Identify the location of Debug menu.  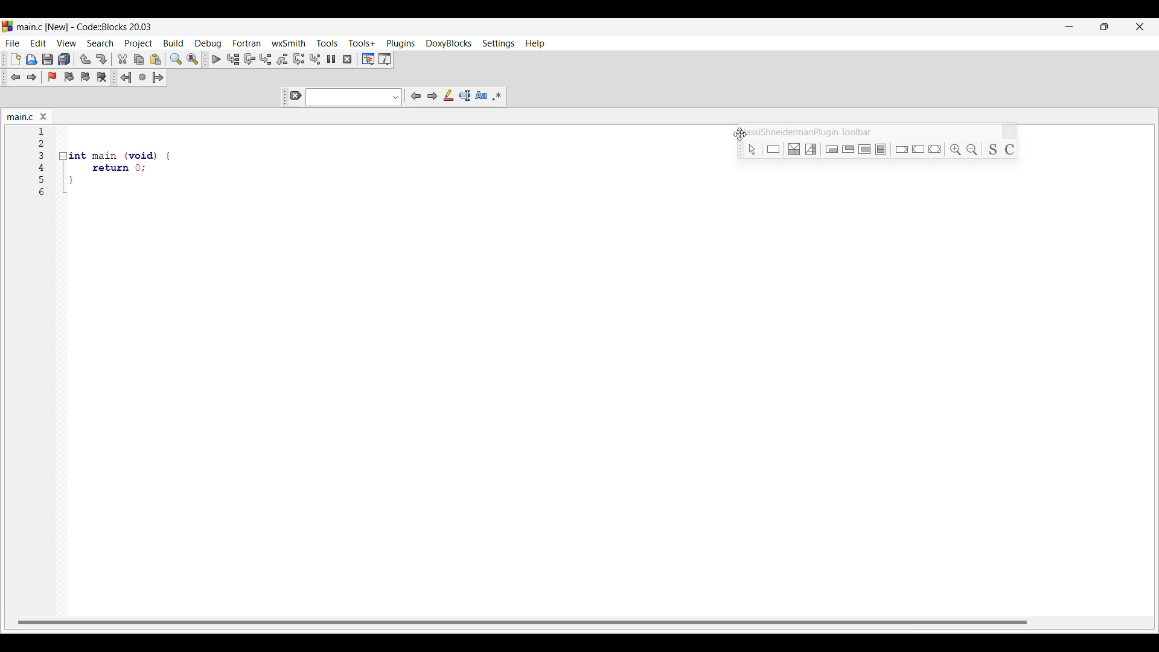
(208, 44).